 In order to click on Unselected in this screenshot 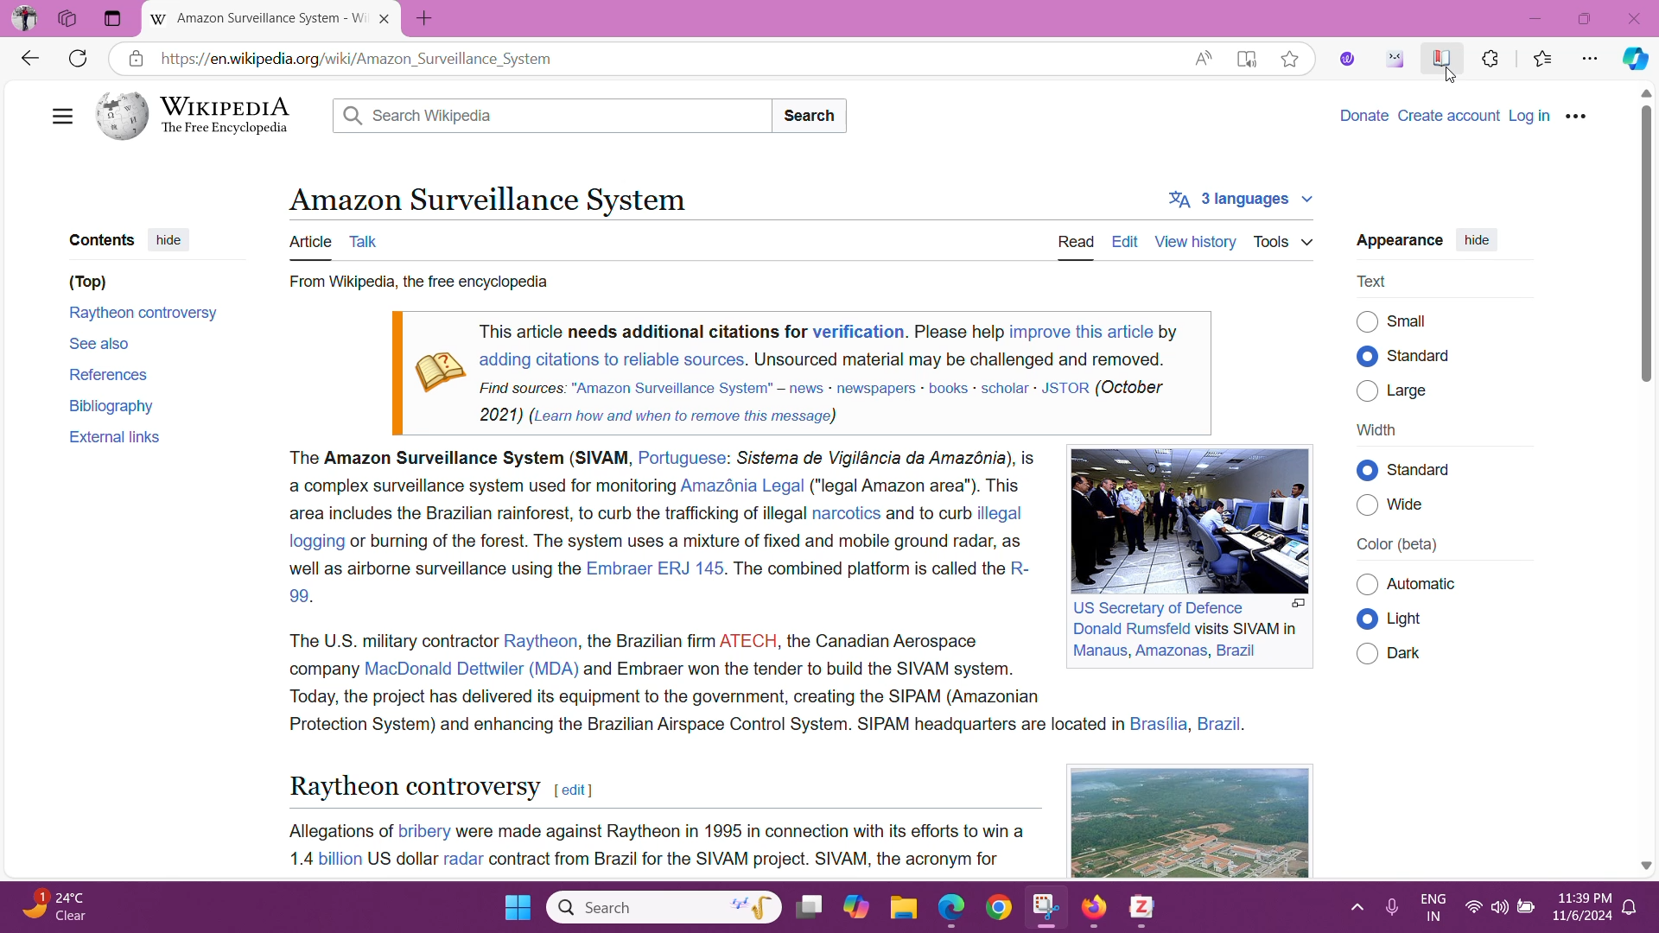, I will do `click(1367, 652)`.